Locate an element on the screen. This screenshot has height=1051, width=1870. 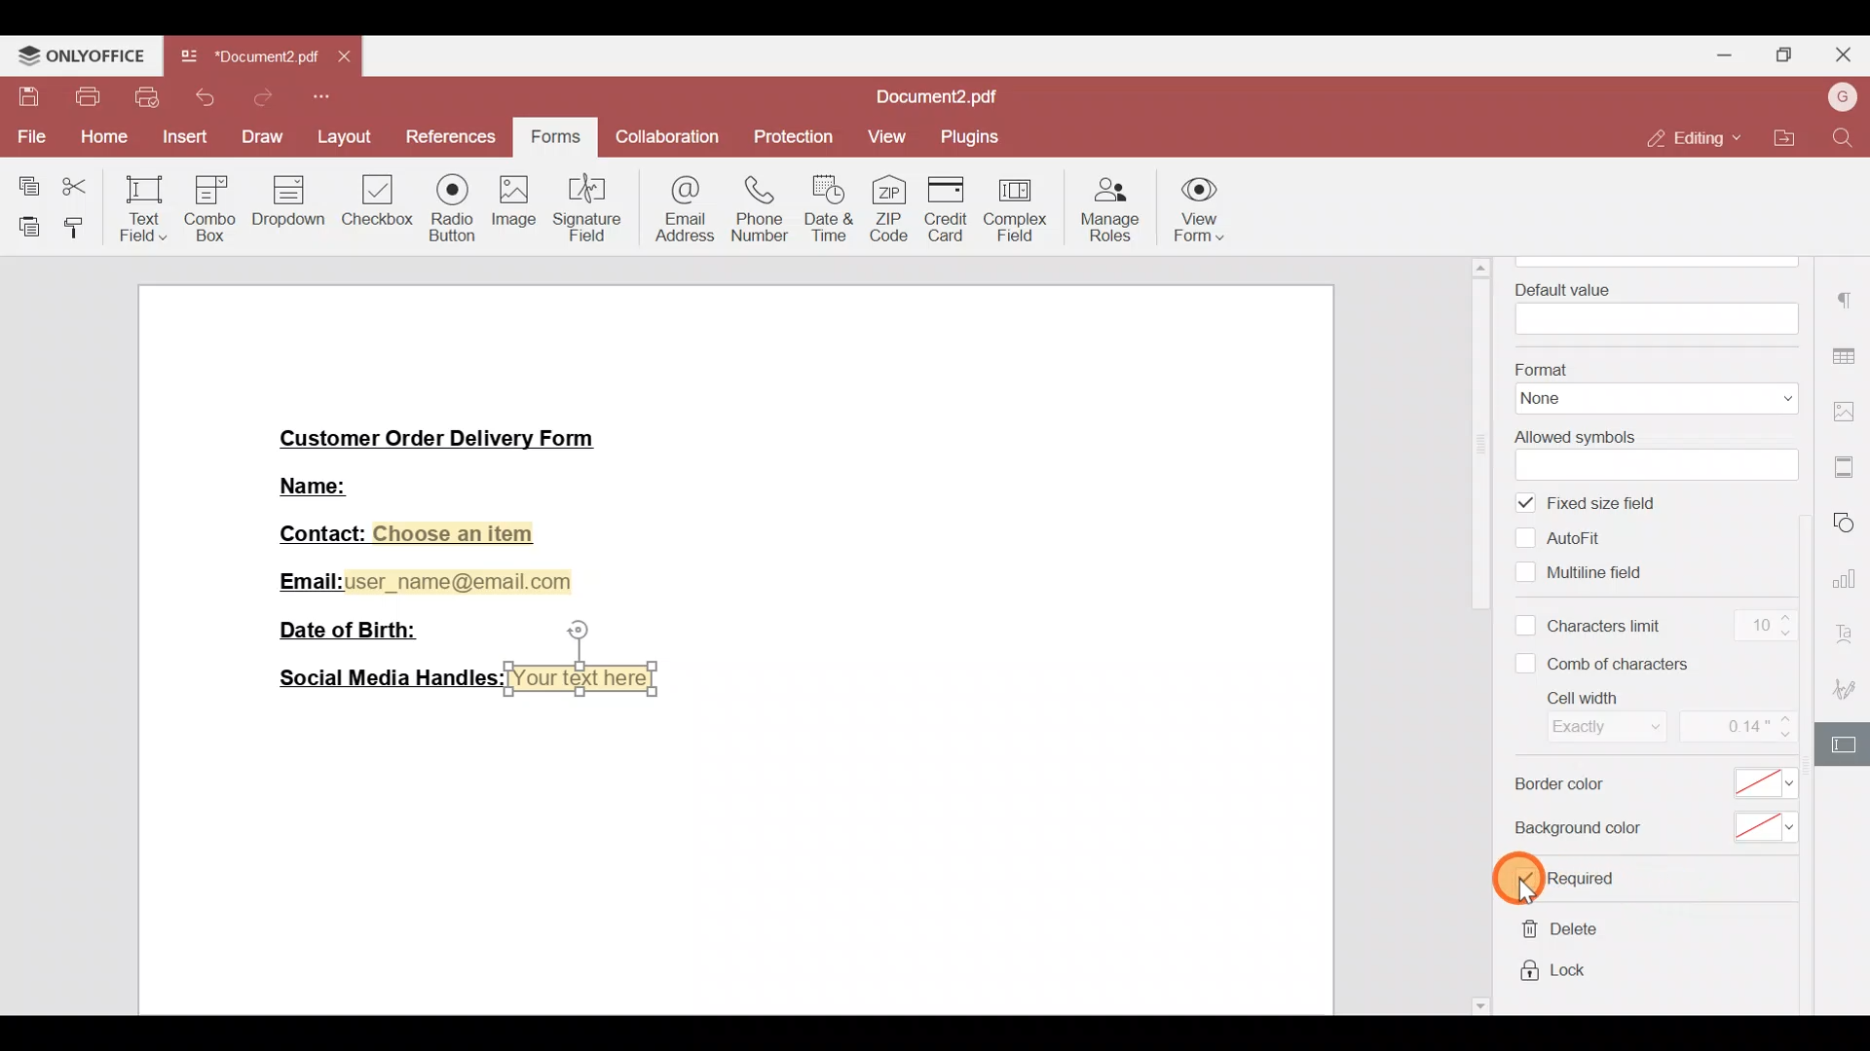
Comb of characters is located at coordinates (1609, 663).